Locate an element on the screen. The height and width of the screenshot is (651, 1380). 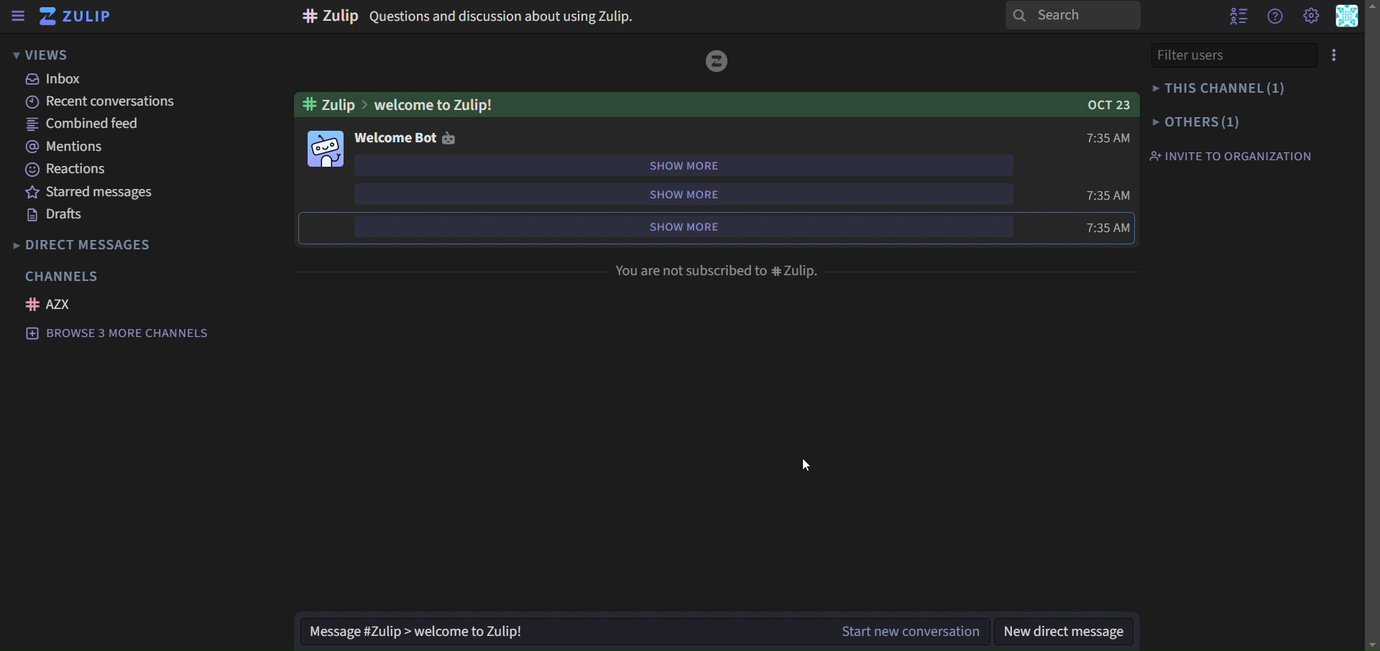
get help is located at coordinates (1276, 17).